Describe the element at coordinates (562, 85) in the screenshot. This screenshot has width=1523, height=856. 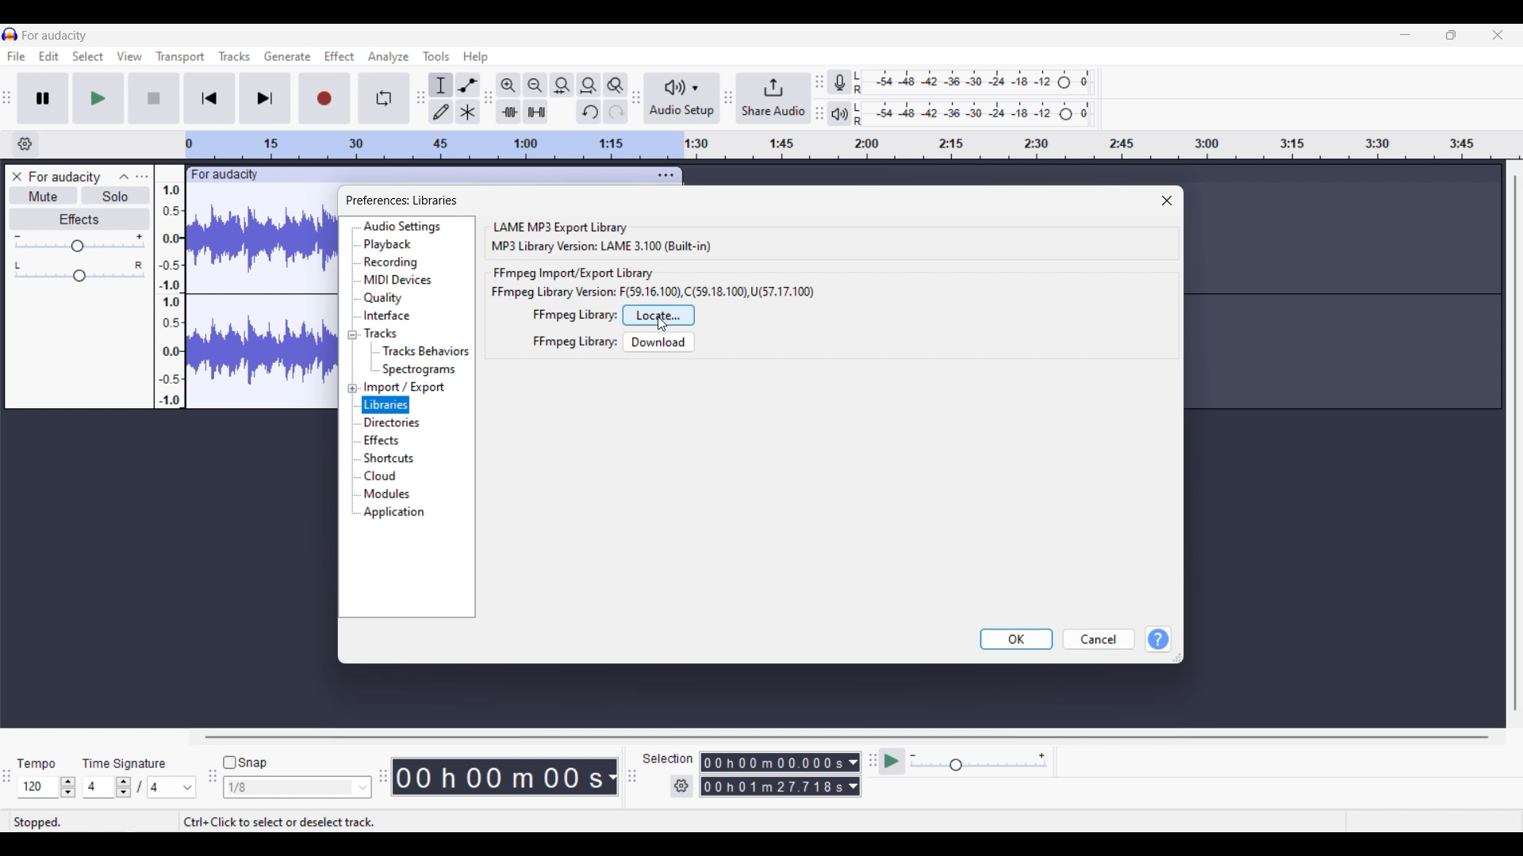
I see `Fit selection to width` at that location.